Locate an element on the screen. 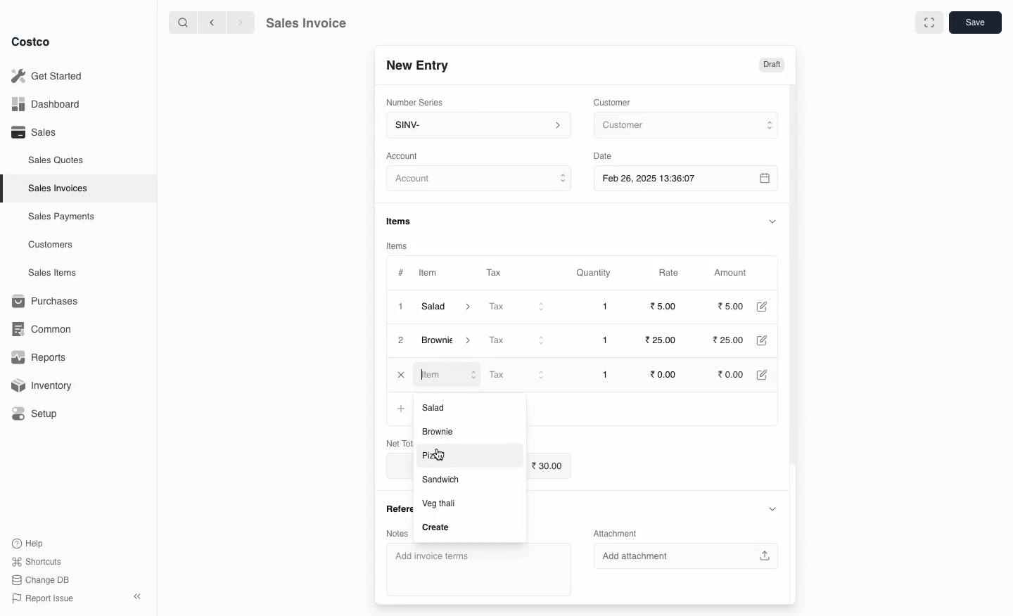 Image resolution: width=1013 pixels, height=616 pixels. Sales Quotes is located at coordinates (58, 160).